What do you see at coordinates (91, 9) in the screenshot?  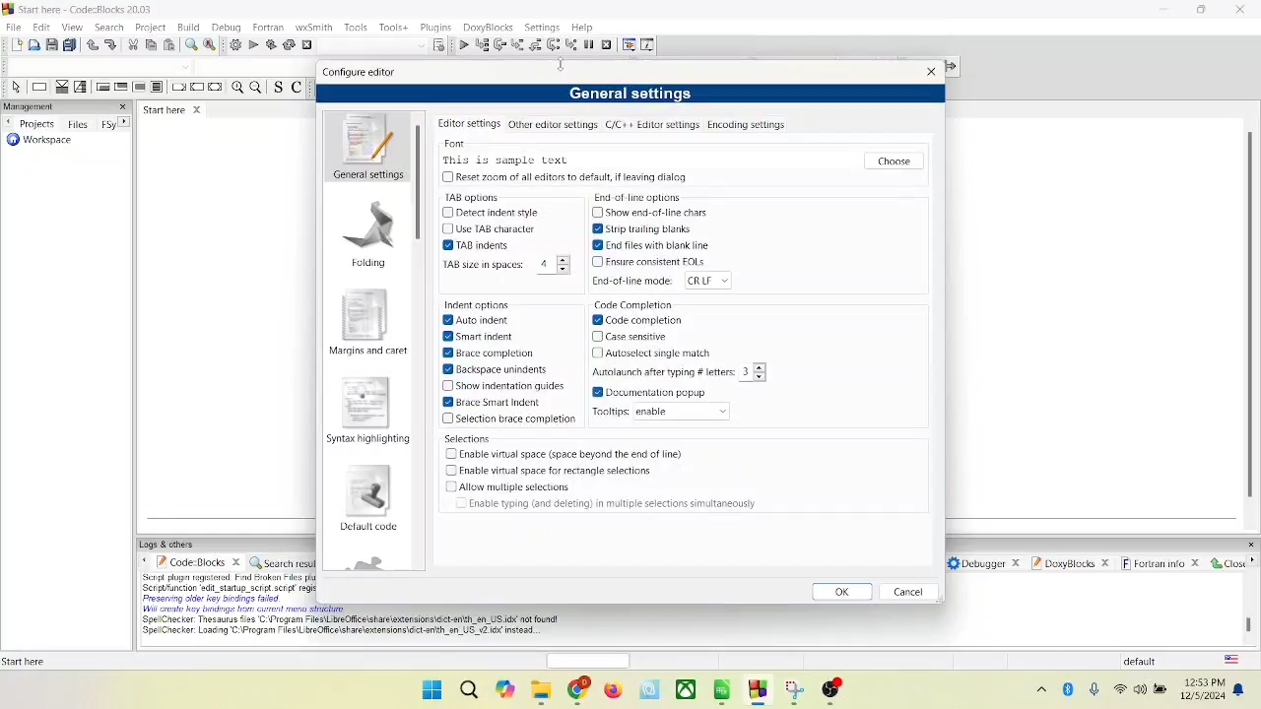 I see `code::block` at bounding box center [91, 9].